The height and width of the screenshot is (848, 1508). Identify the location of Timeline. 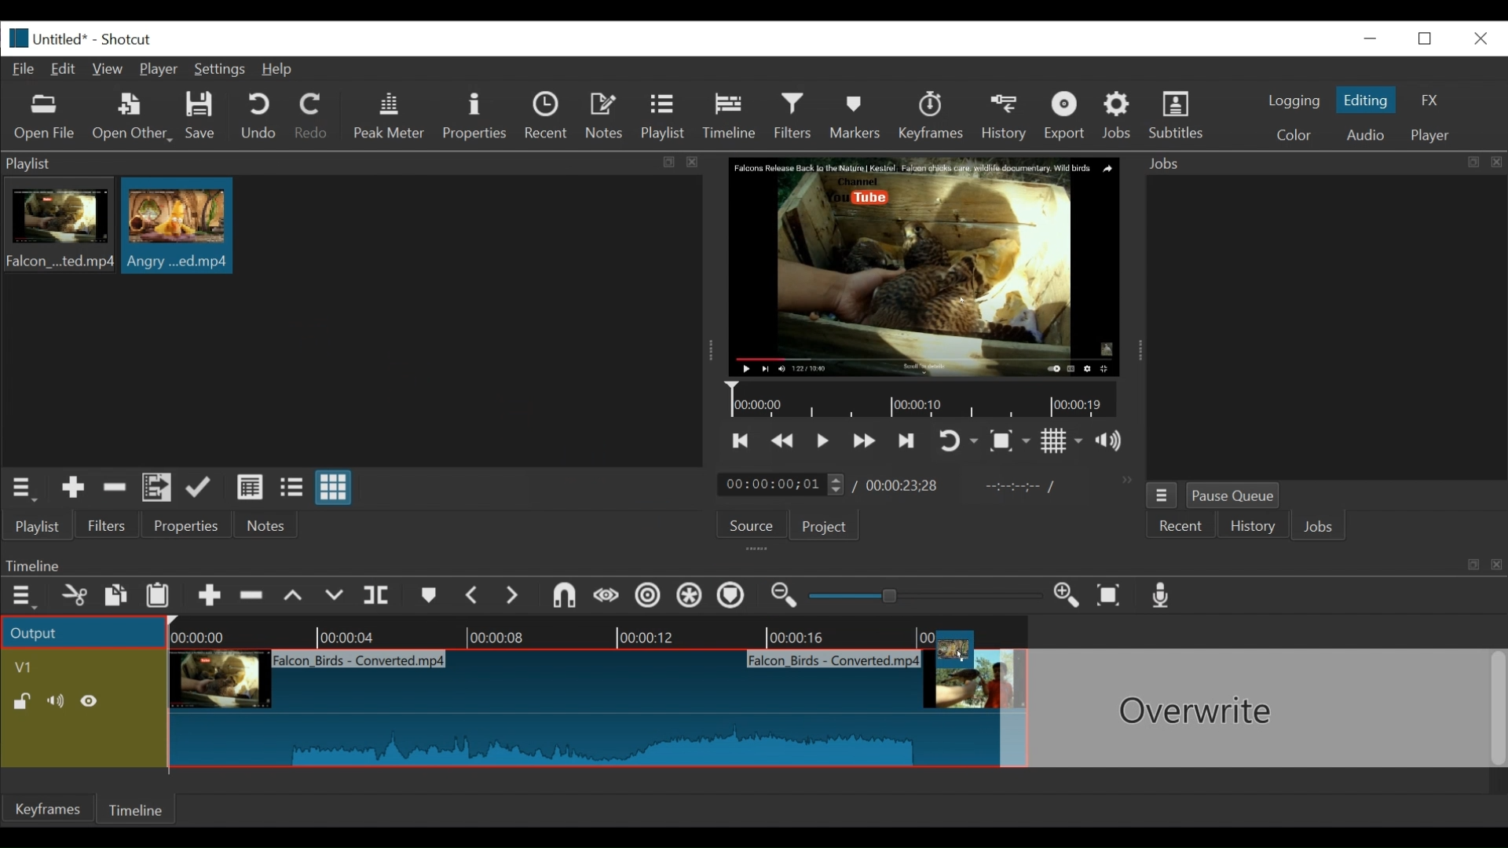
(595, 634).